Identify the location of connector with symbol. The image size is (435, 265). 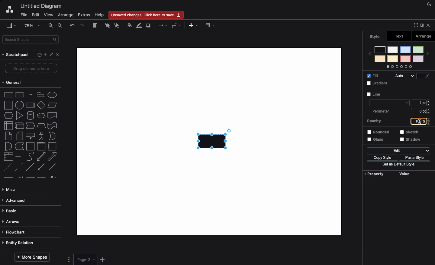
(53, 178).